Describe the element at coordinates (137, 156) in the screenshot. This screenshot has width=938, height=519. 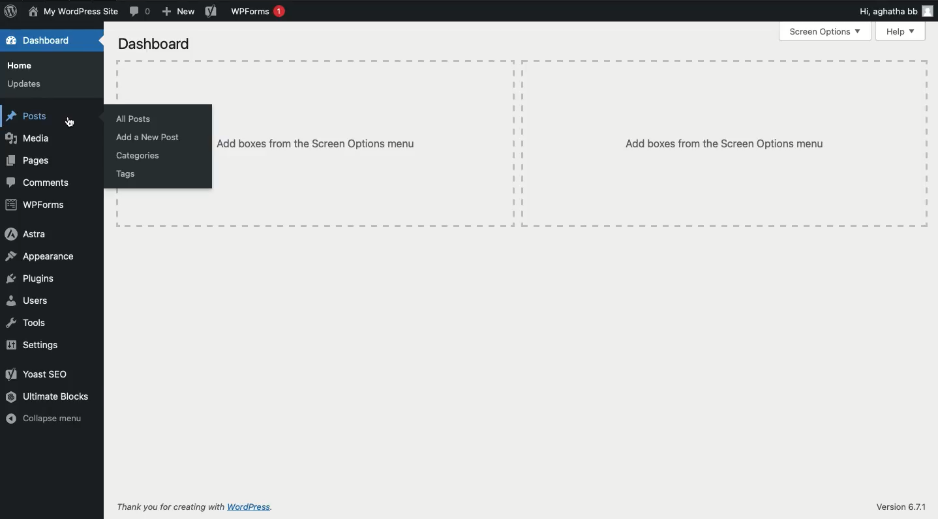
I see `Categories` at that location.